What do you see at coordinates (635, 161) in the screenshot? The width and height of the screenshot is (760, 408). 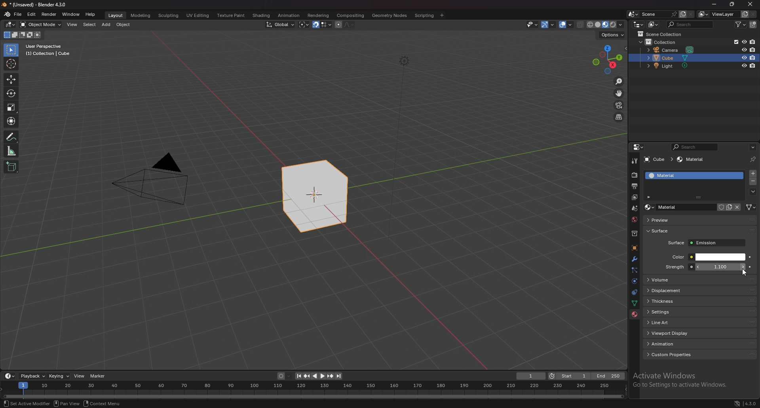 I see `tool` at bounding box center [635, 161].